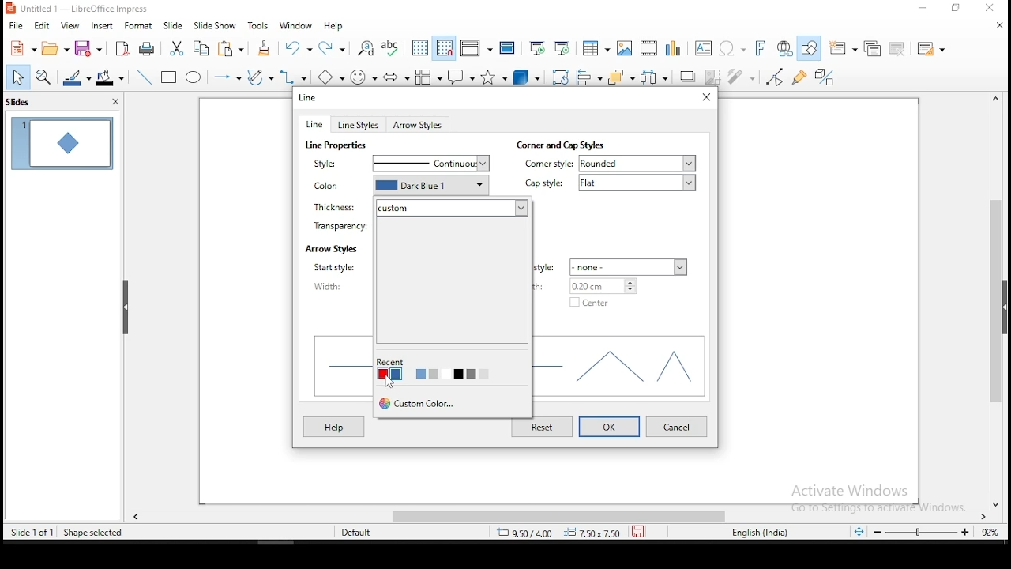 This screenshot has height=569, width=1011. I want to click on scroll right, so click(136, 514).